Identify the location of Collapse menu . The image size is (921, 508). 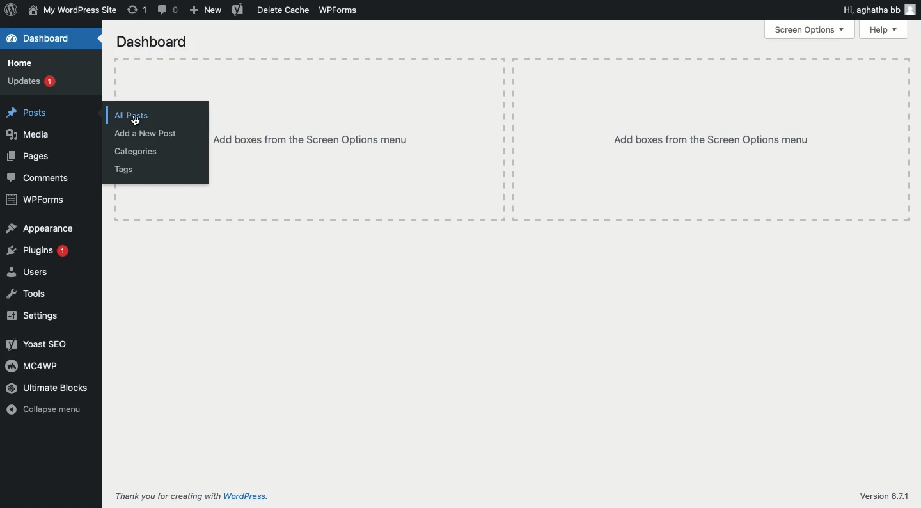
(52, 411).